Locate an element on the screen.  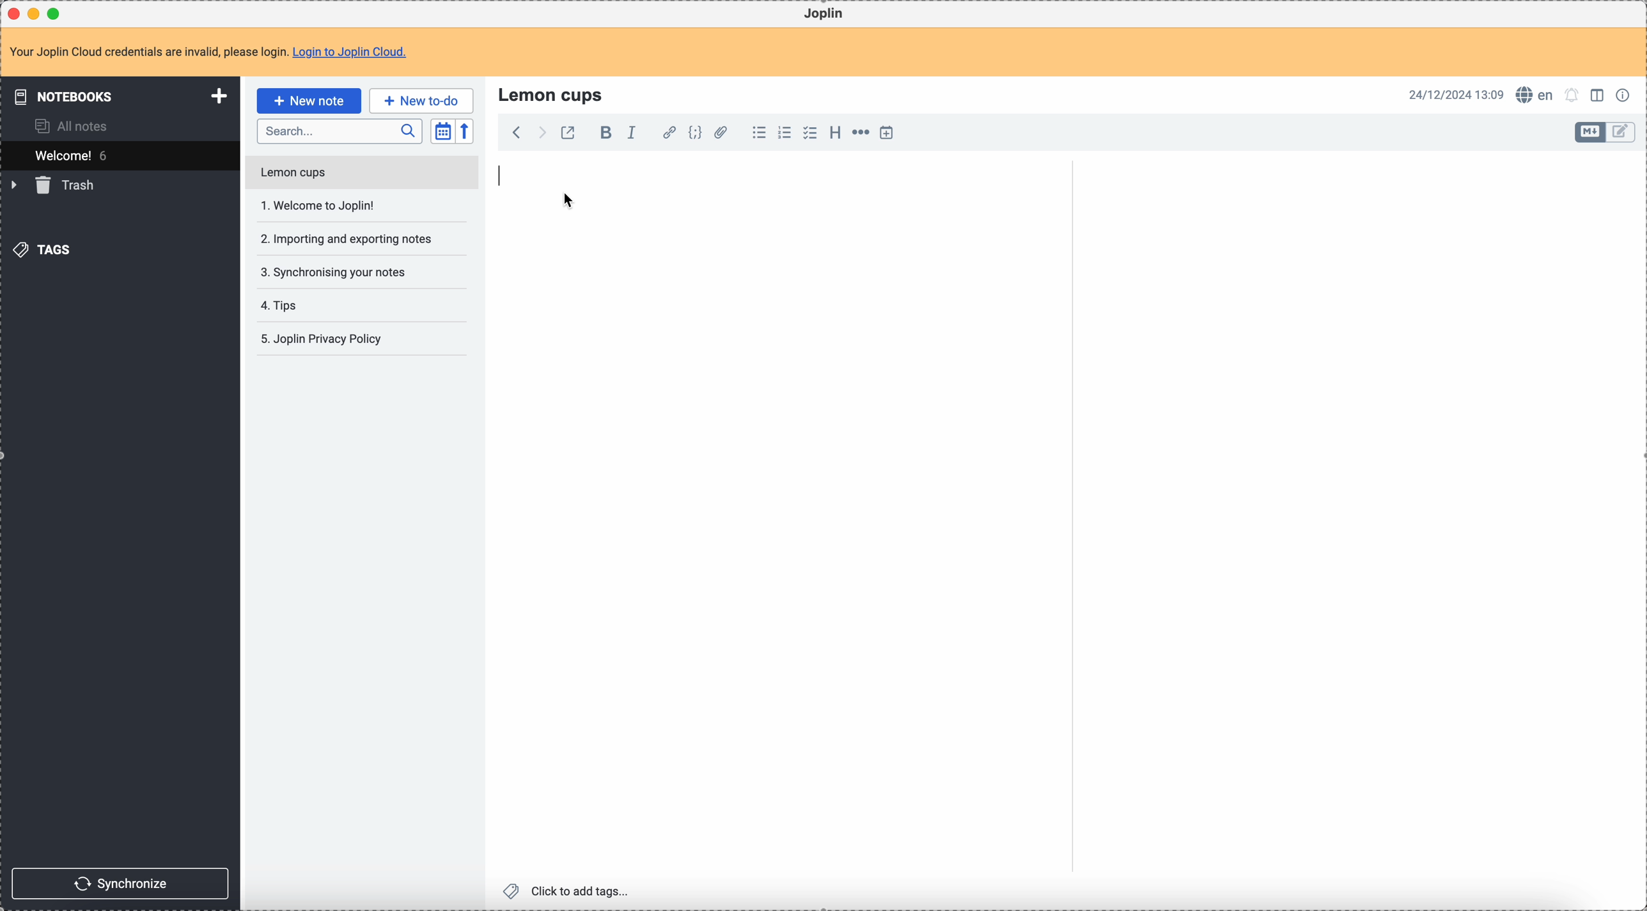
maximize is located at coordinates (57, 13).